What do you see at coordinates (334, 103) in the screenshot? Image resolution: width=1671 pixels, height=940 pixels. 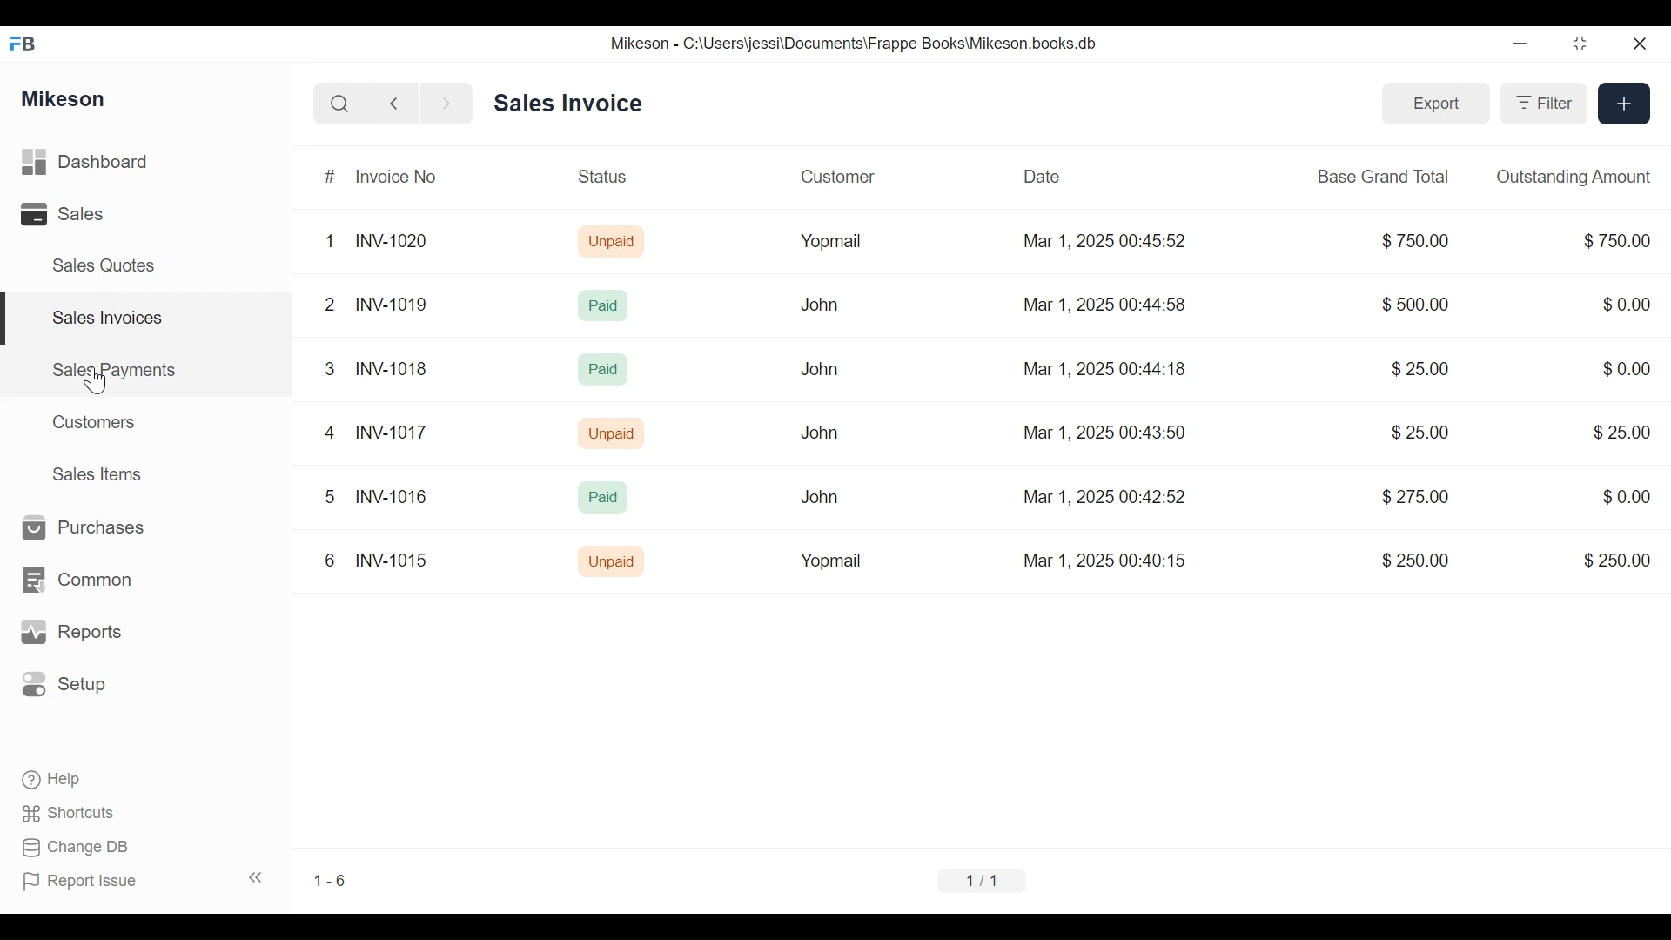 I see `Search` at bounding box center [334, 103].